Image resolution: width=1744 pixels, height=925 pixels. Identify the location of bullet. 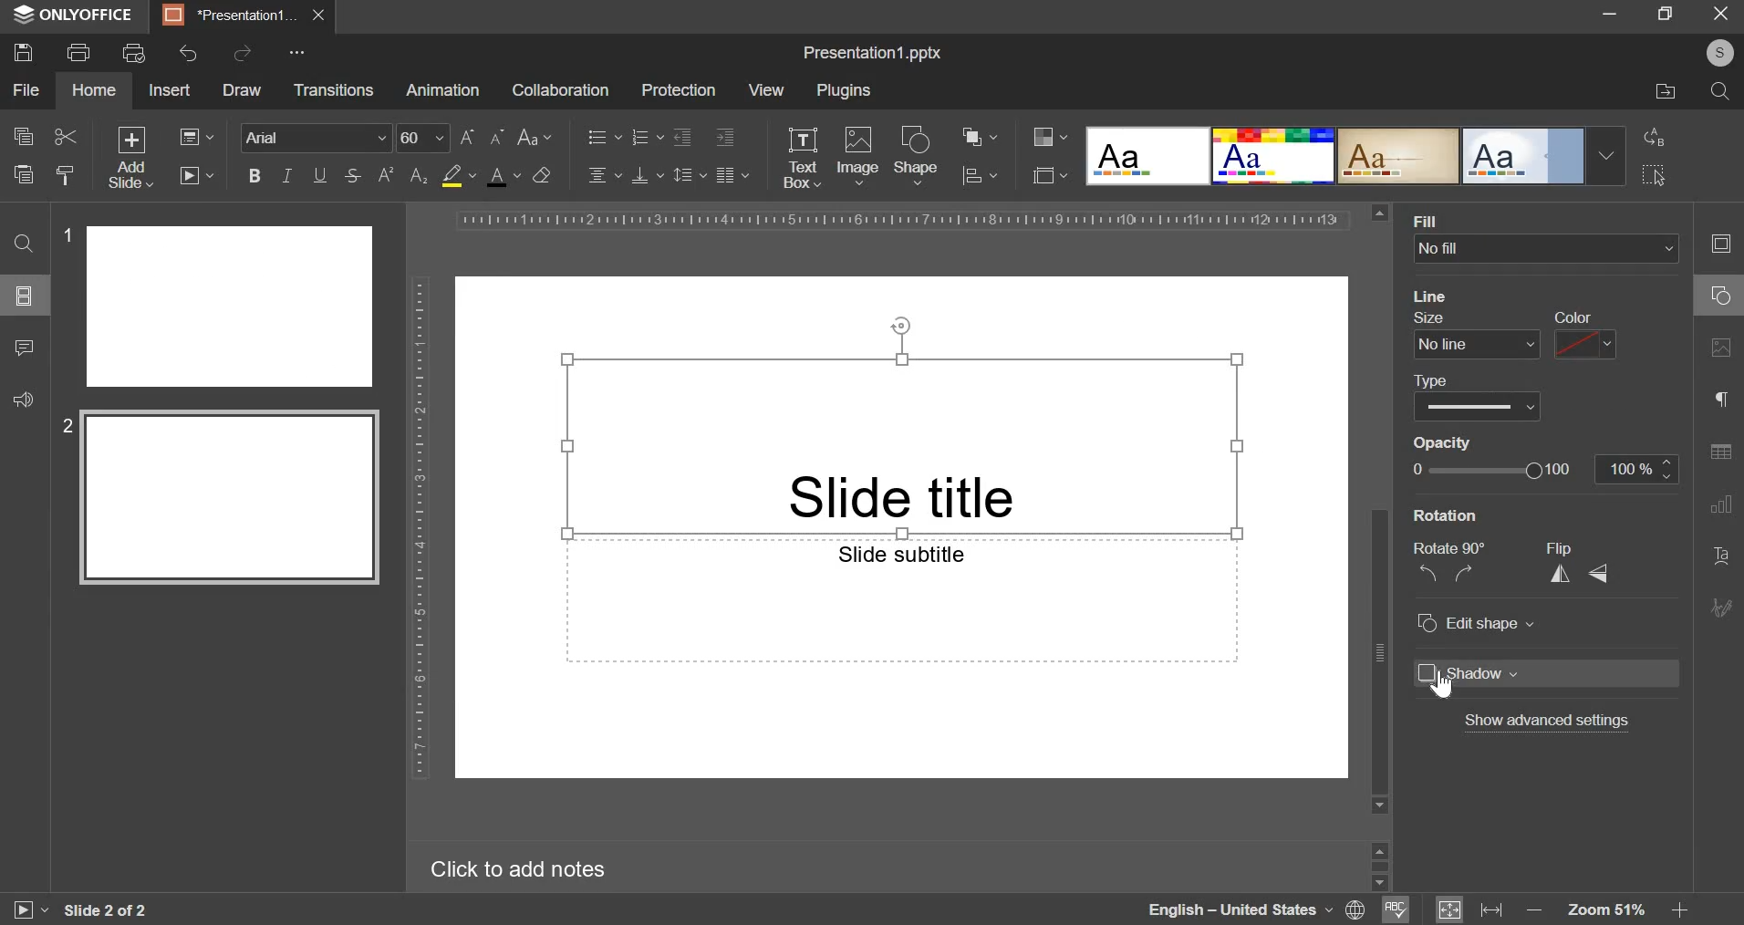
(603, 135).